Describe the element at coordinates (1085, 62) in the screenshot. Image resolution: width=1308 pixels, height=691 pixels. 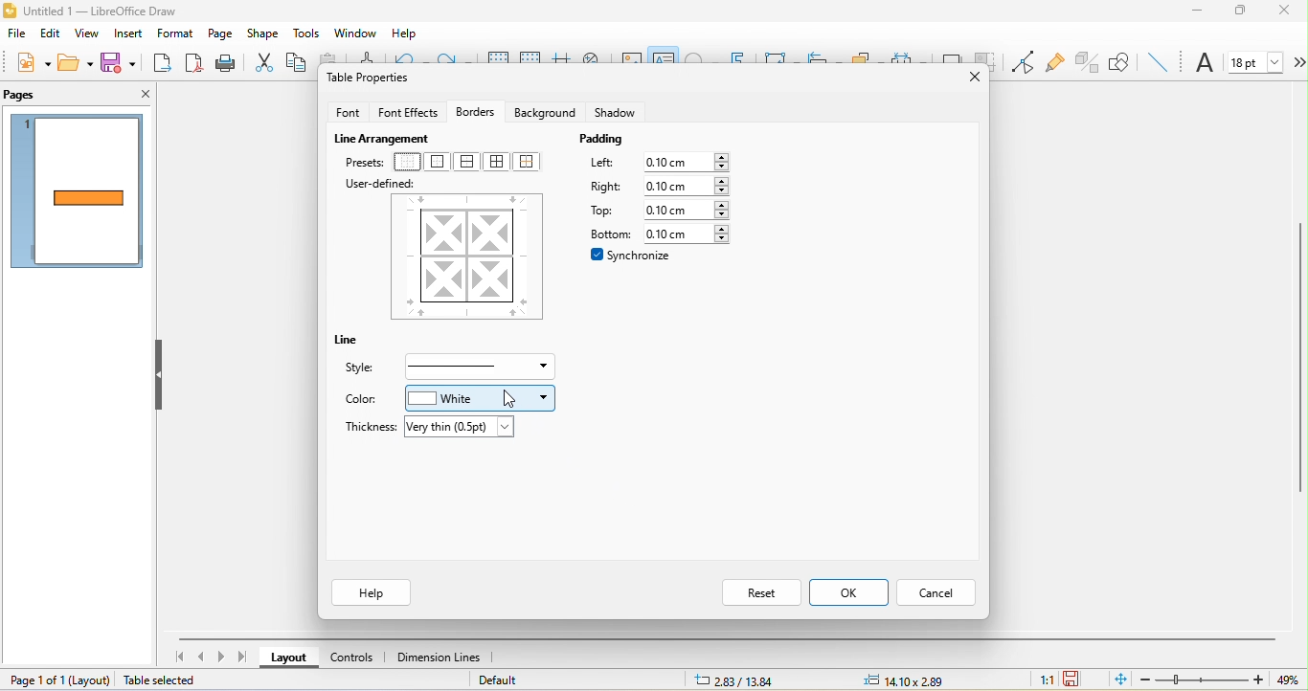
I see `toggle extrusion` at that location.